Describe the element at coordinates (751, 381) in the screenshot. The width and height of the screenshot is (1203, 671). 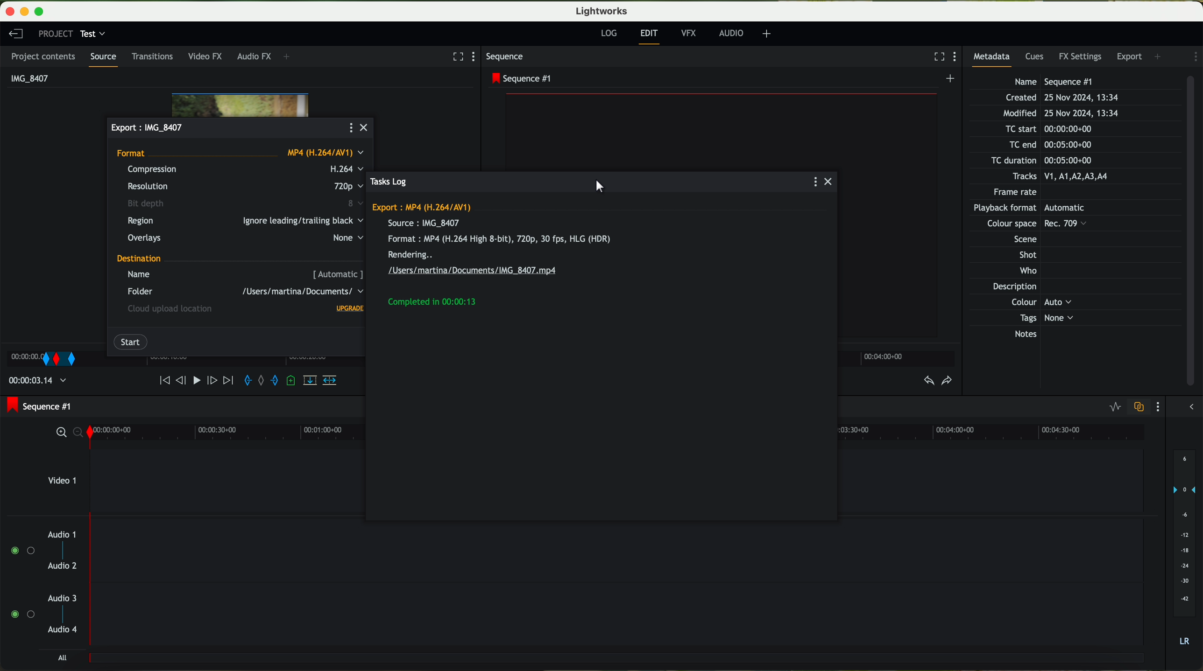
I see `add an out mark` at that location.